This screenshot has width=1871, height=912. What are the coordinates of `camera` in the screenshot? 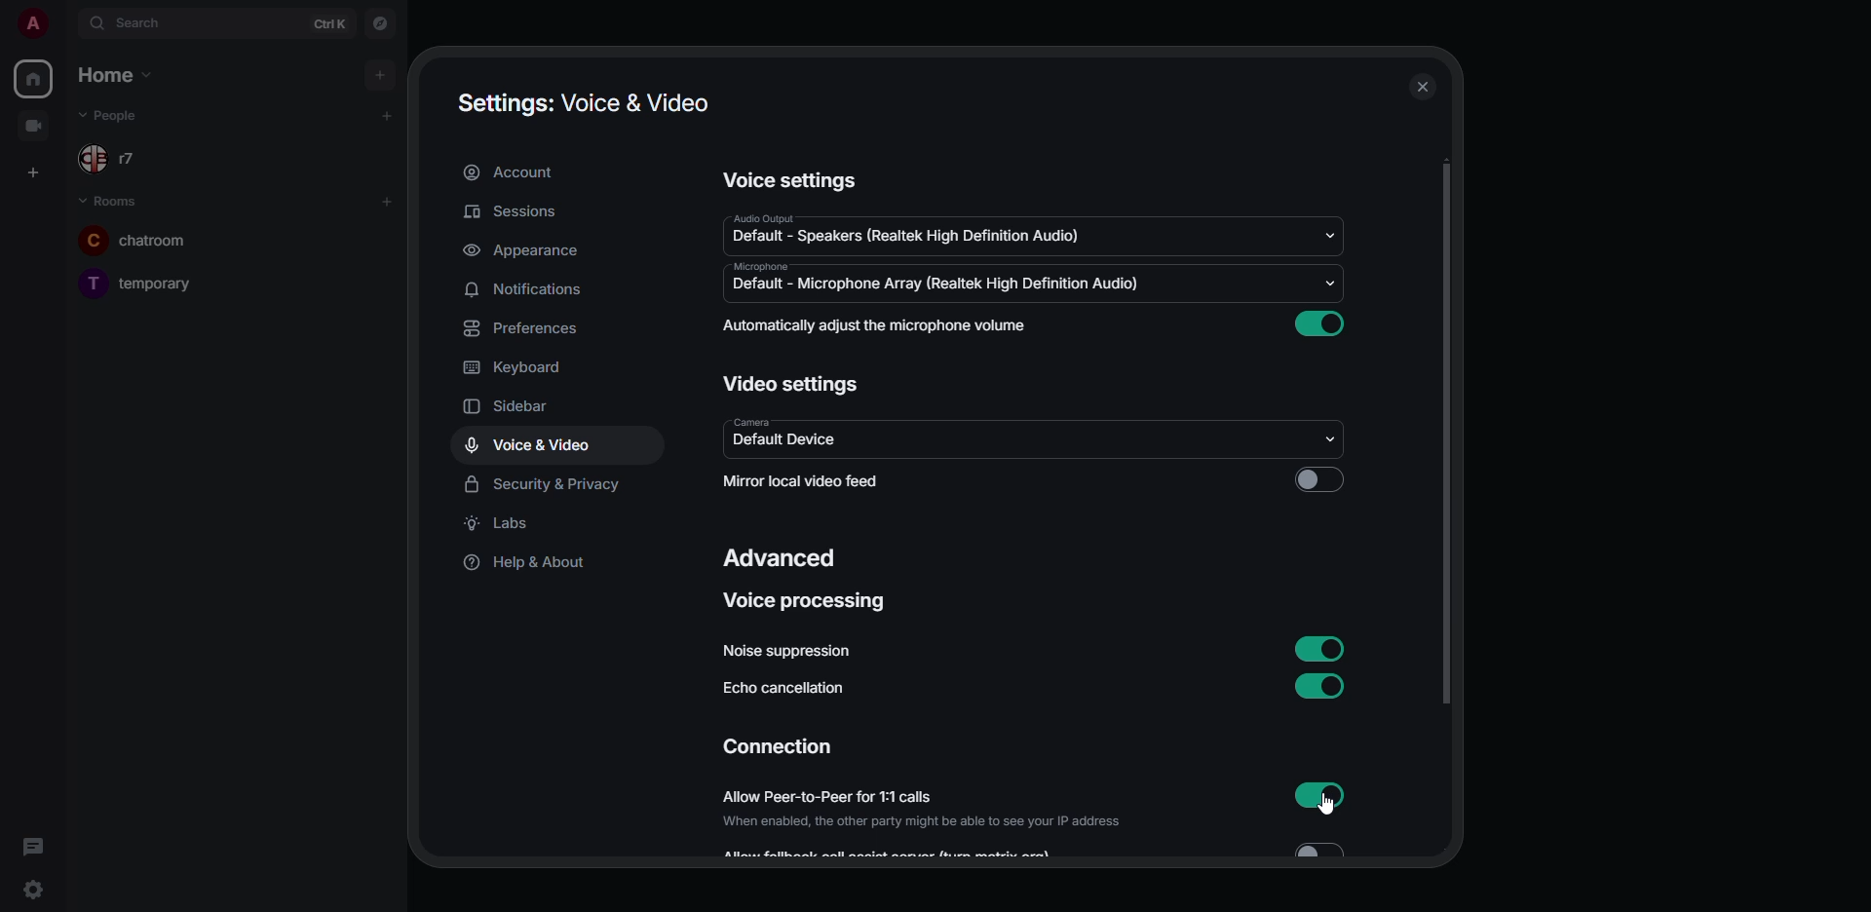 It's located at (753, 418).